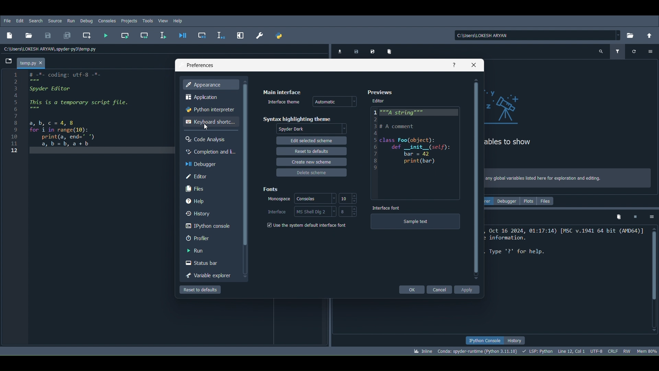 The height and width of the screenshot is (371, 659). I want to click on Preferences, so click(259, 35).